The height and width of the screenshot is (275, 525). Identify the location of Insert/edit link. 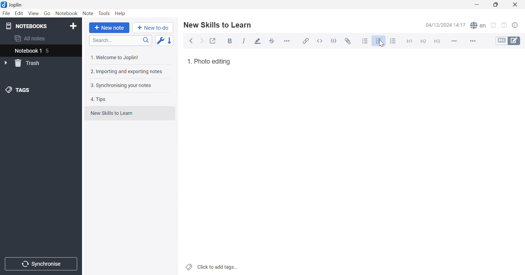
(305, 41).